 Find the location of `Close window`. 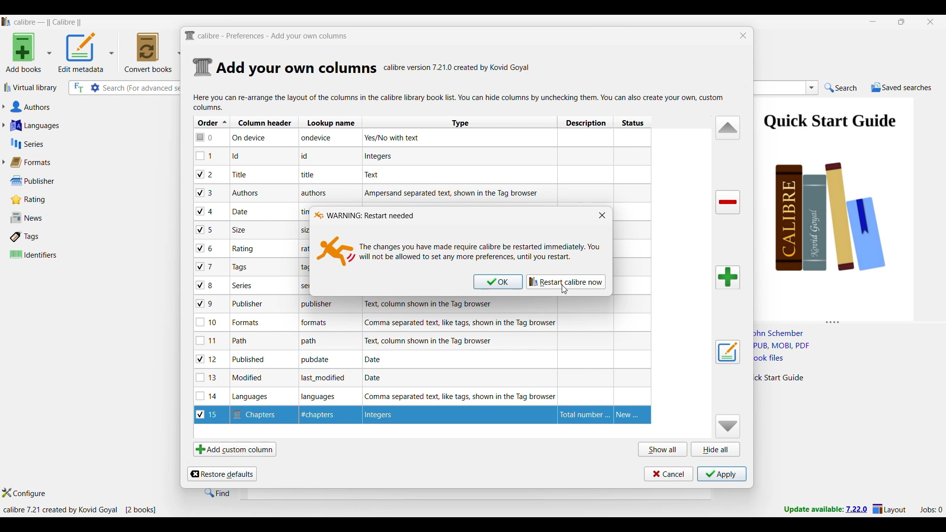

Close window is located at coordinates (743, 35).